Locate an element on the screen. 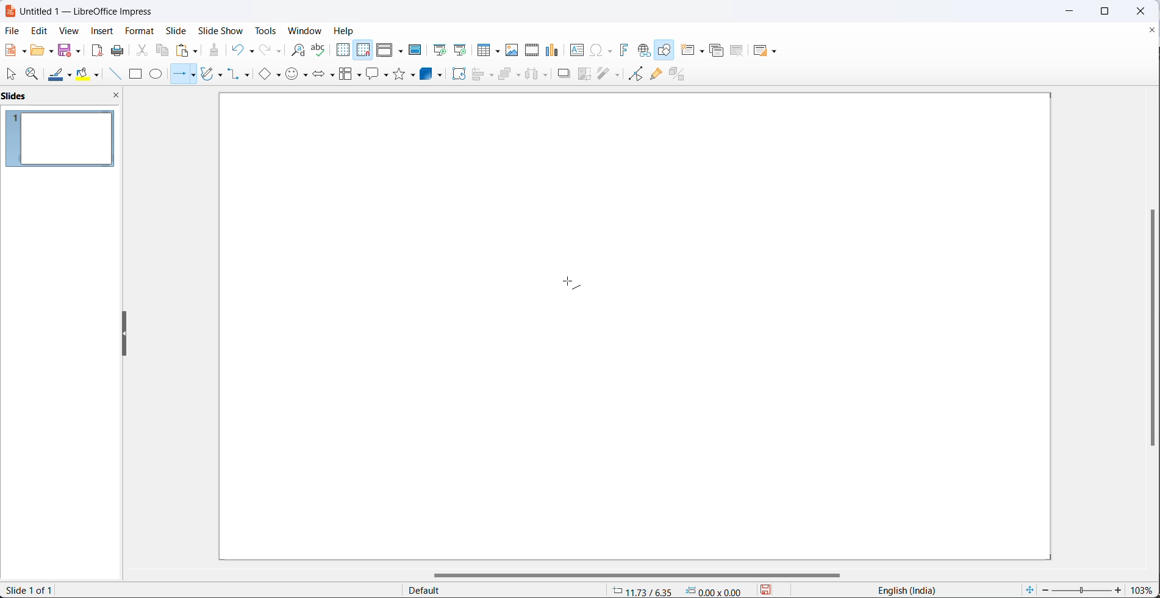 Image resolution: width=1160 pixels, height=598 pixels. cursor is located at coordinates (13, 75).